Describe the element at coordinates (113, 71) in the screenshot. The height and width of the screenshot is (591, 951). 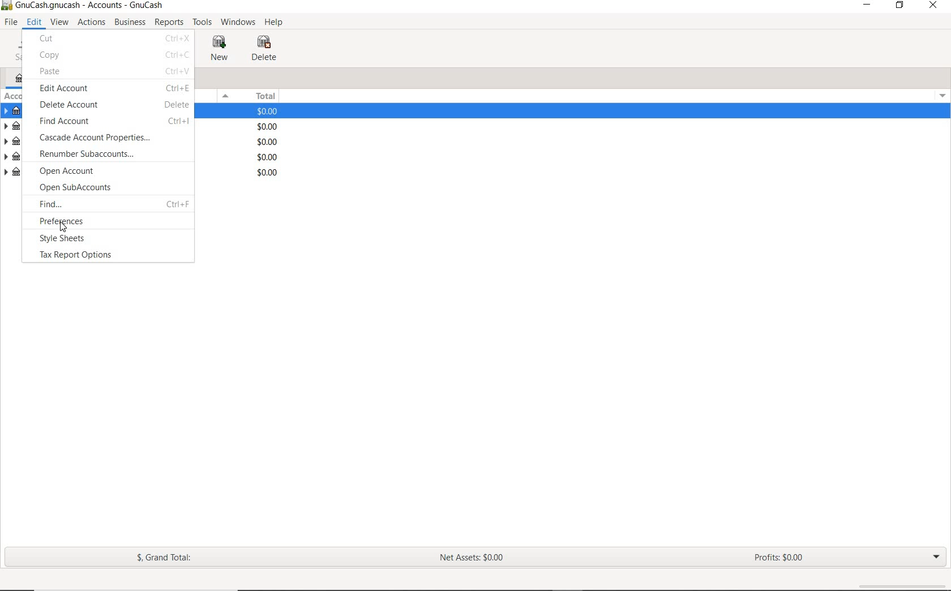
I see `PASTE` at that location.